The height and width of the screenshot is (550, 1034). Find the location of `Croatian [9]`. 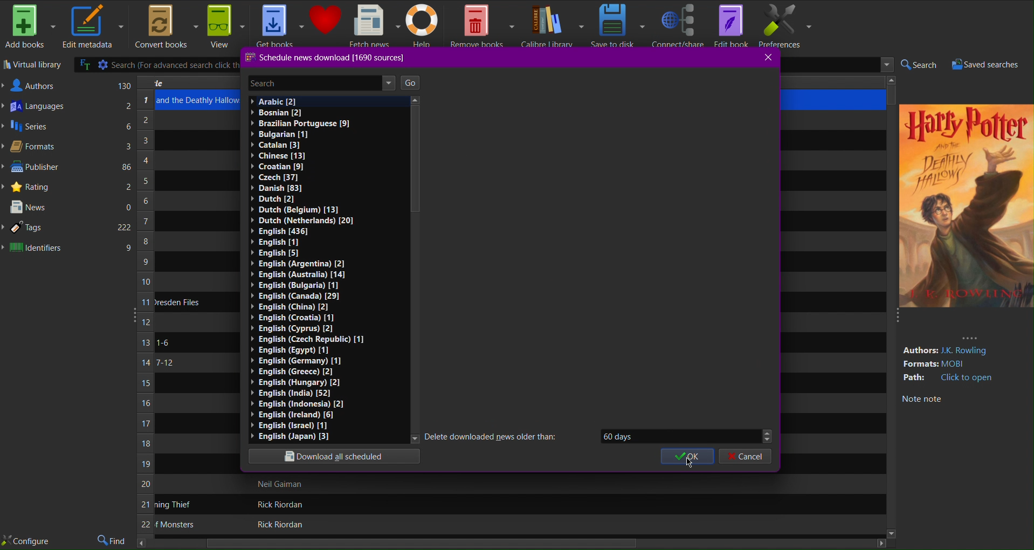

Croatian [9] is located at coordinates (281, 166).